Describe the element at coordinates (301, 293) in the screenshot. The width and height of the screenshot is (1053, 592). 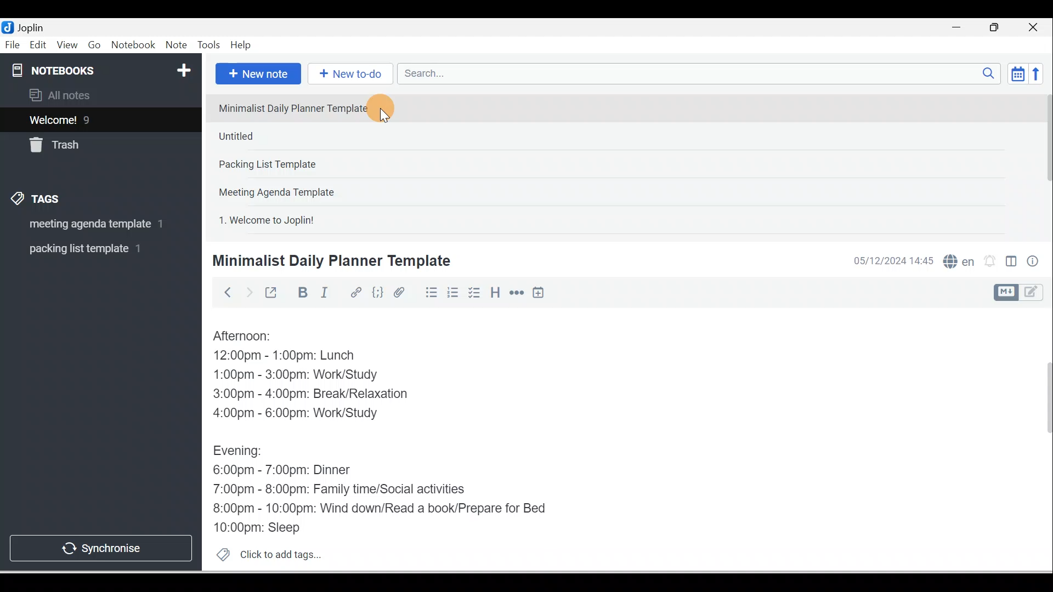
I see `Bold` at that location.